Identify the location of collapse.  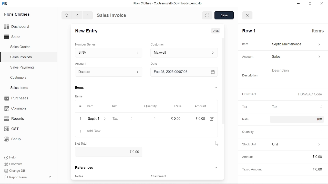
(51, 177).